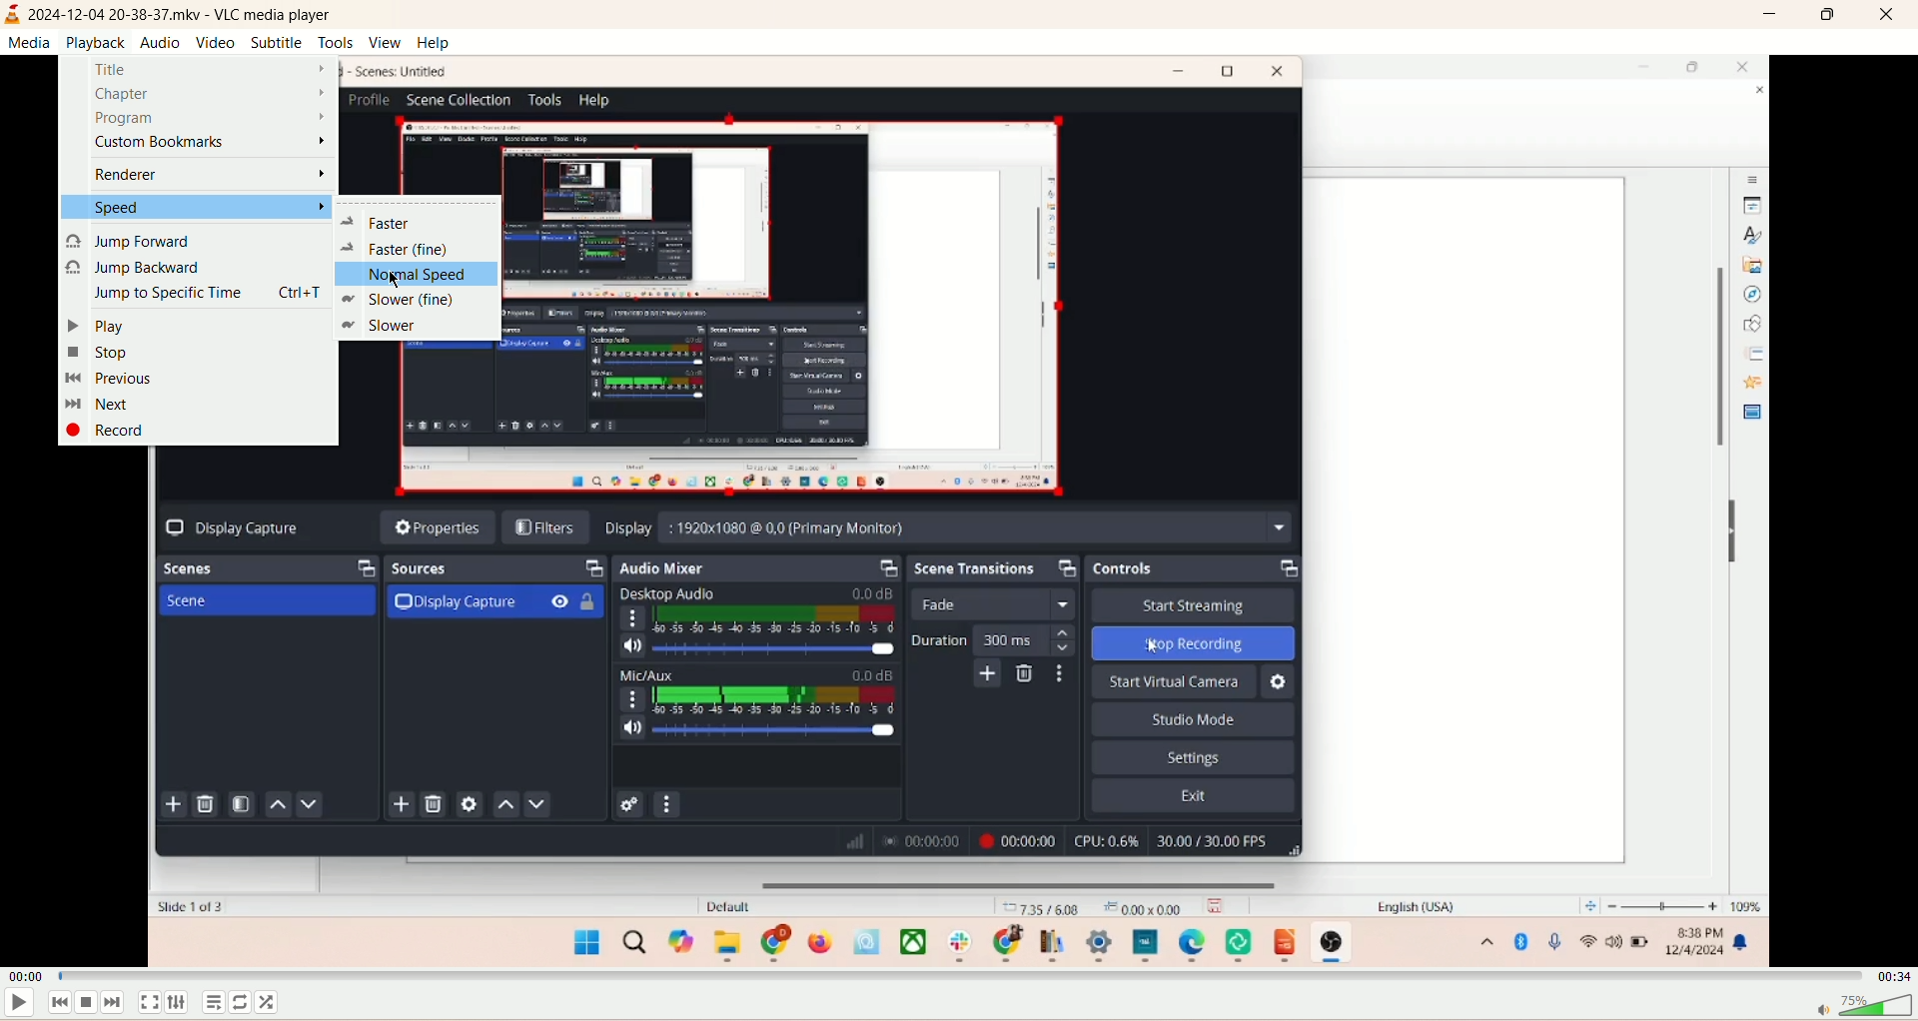 This screenshot has width=1918, height=1021. Describe the element at coordinates (1769, 15) in the screenshot. I see `minimize` at that location.